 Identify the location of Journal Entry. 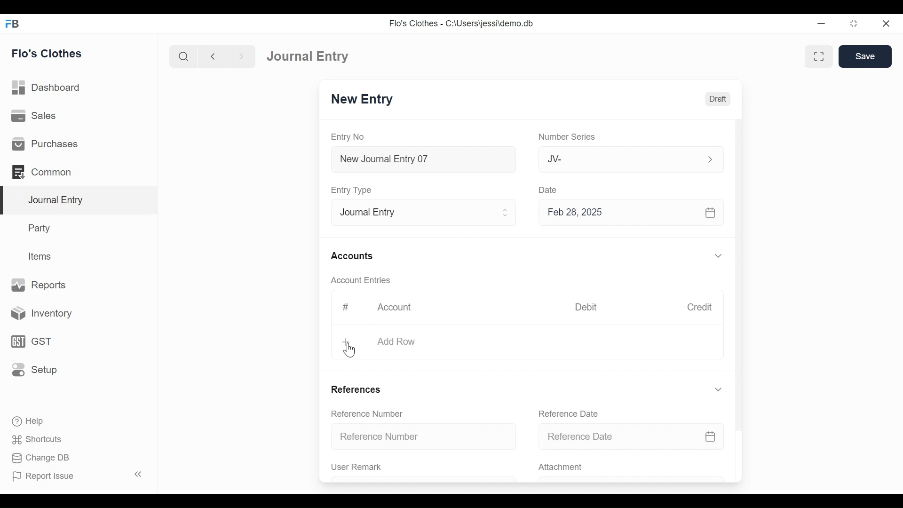
(311, 56).